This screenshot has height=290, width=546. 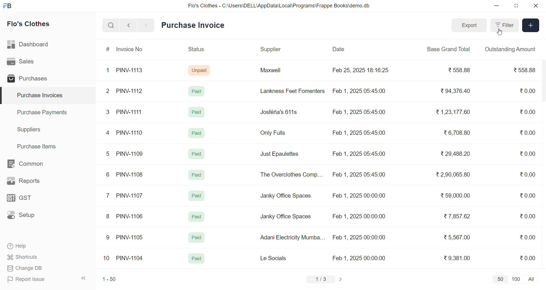 I want to click on Paid, so click(x=196, y=132).